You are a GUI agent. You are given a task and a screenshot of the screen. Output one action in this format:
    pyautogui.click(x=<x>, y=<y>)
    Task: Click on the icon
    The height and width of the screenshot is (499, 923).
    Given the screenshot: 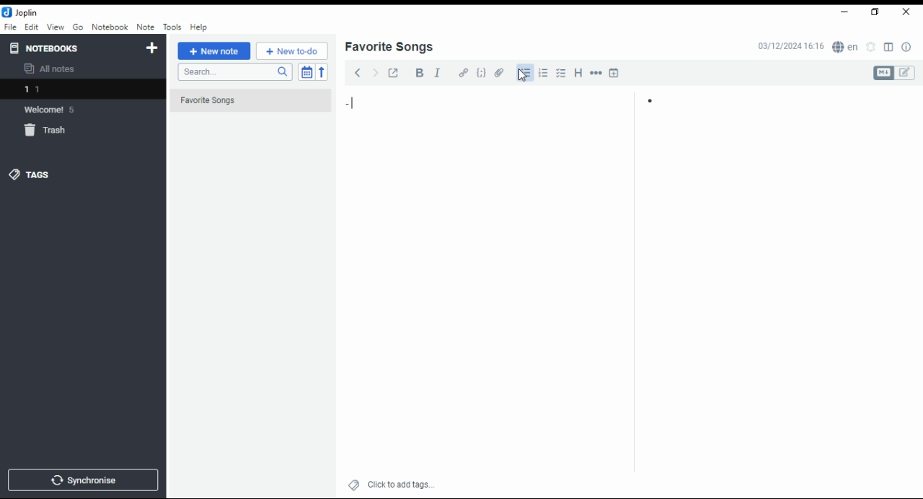 What is the action you would take?
    pyautogui.click(x=22, y=12)
    